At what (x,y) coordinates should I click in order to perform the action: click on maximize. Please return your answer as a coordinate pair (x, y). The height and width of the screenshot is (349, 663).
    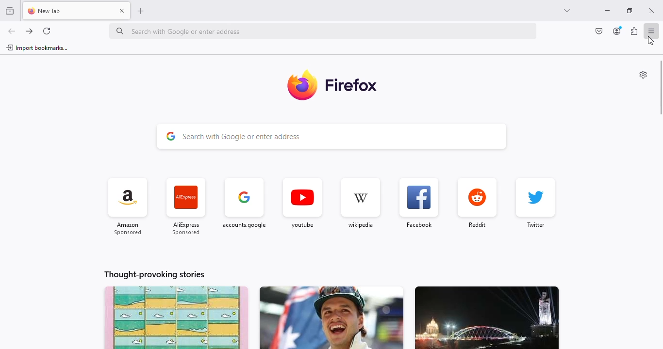
    Looking at the image, I should click on (630, 11).